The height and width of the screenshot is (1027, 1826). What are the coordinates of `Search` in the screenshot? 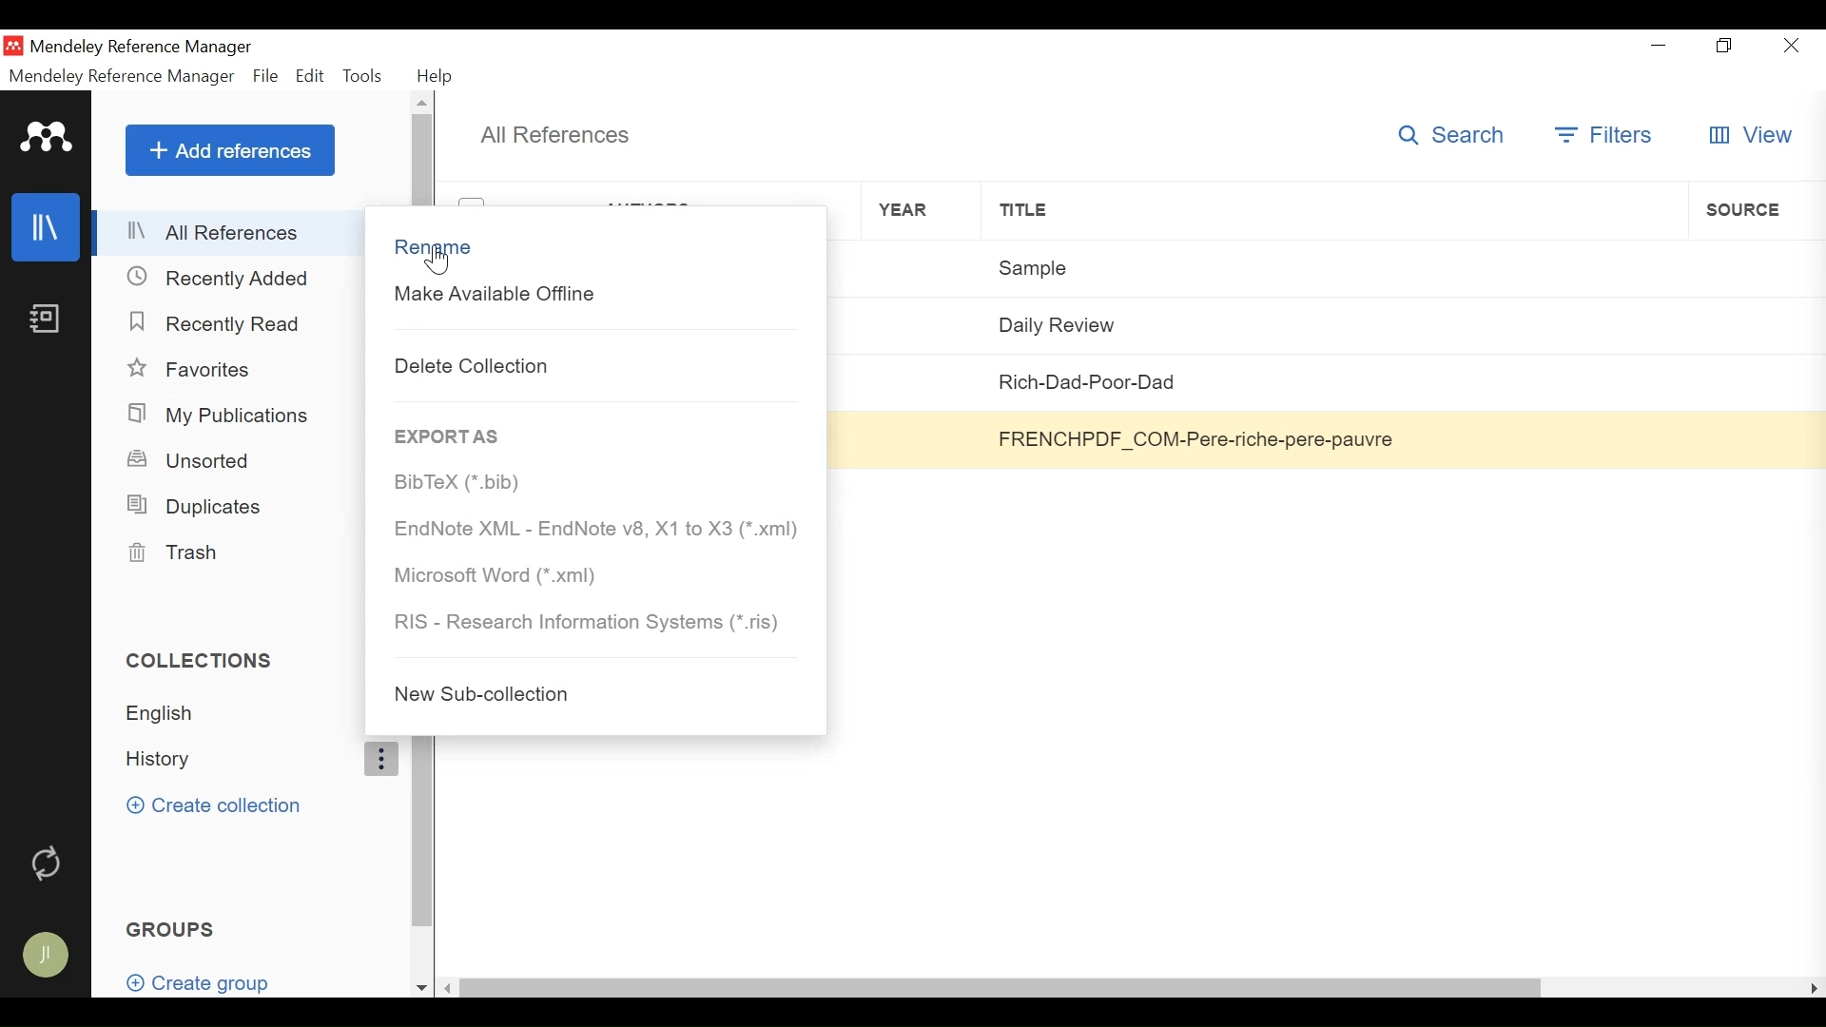 It's located at (1458, 134).